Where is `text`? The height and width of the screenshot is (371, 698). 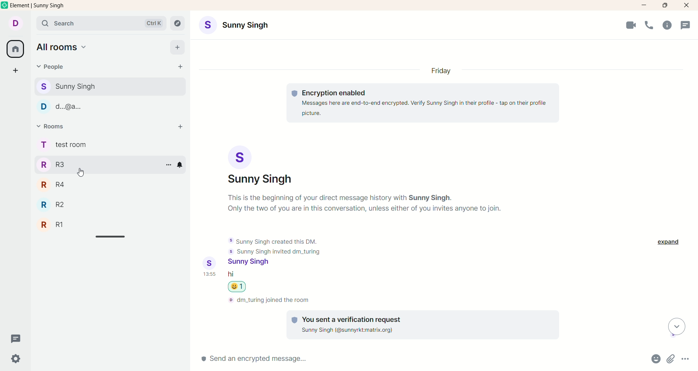 text is located at coordinates (423, 102).